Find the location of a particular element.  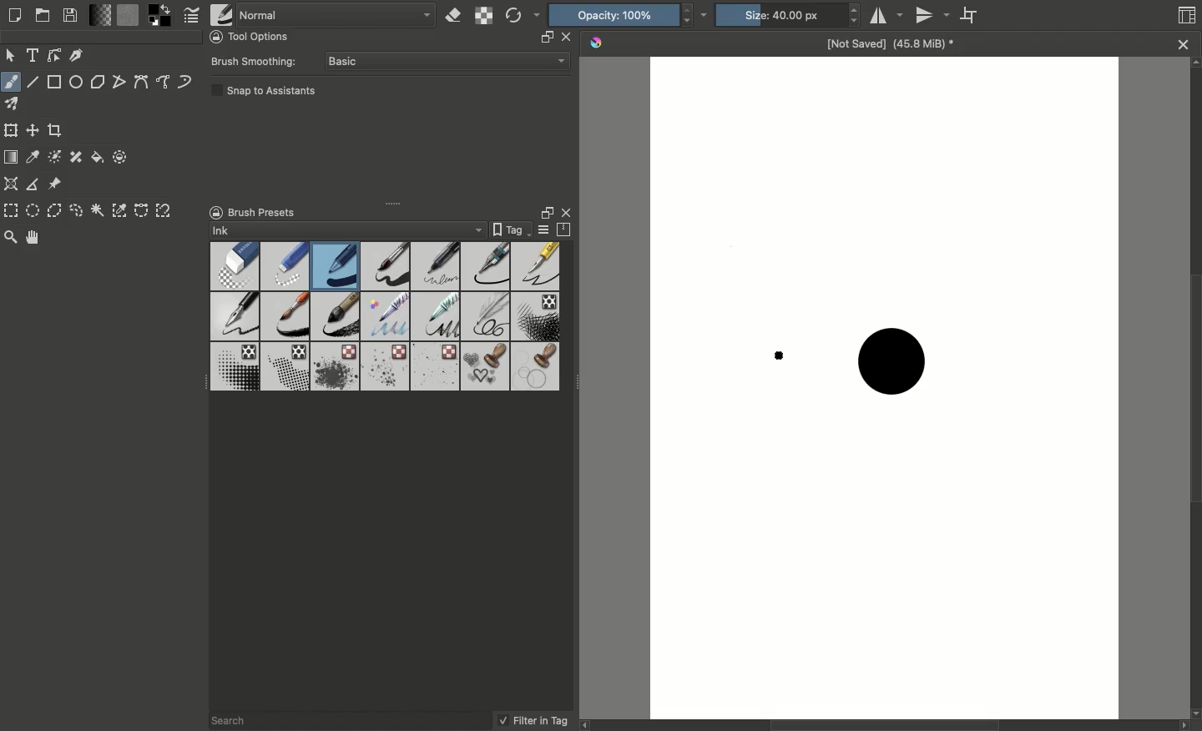

Normal is located at coordinates (337, 13).